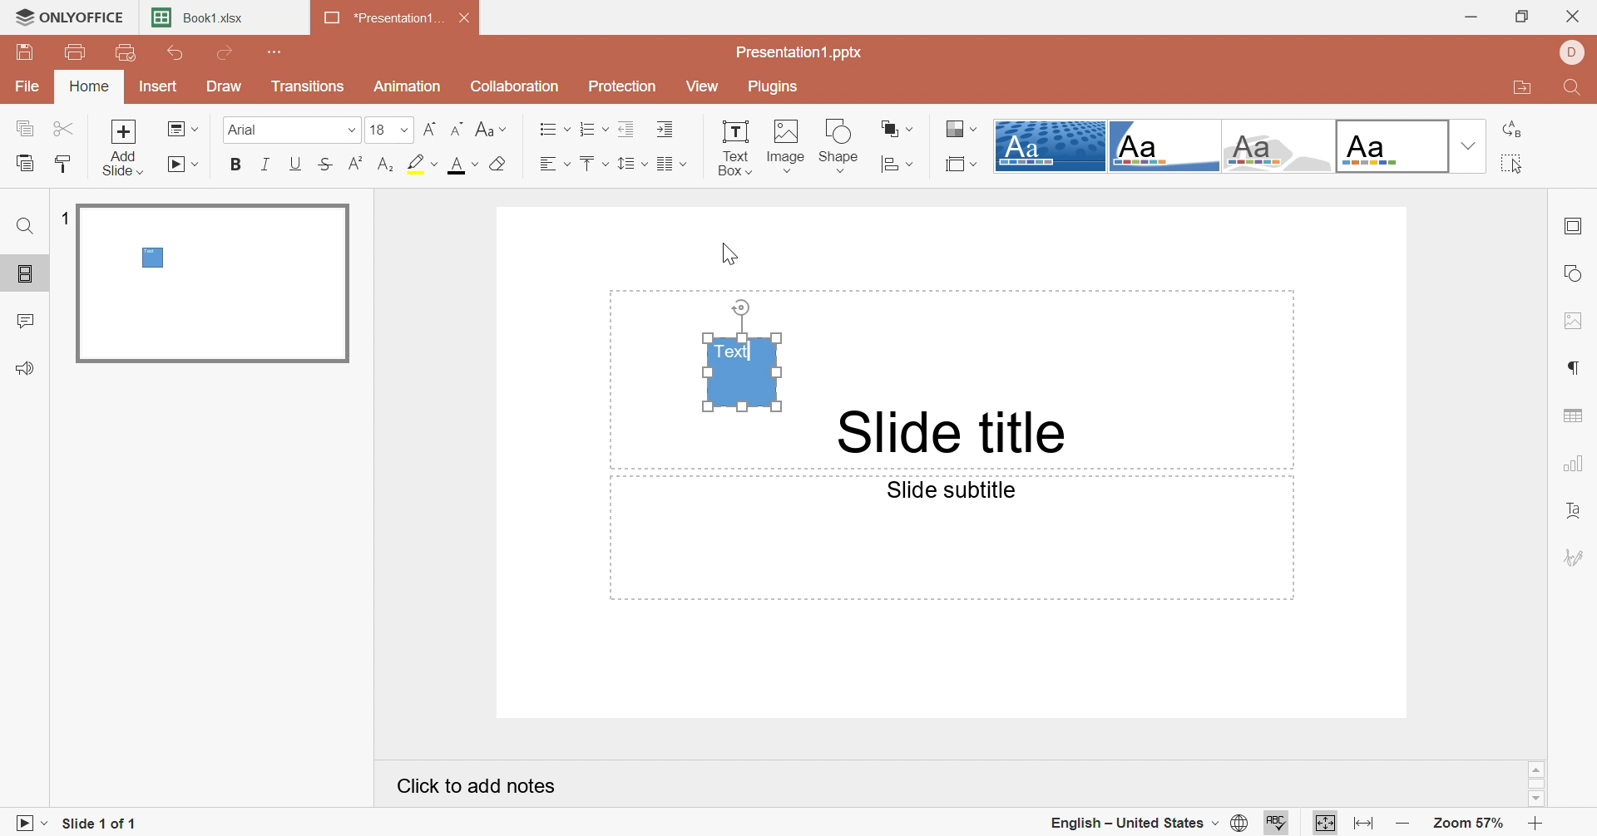 Image resolution: width=1597 pixels, height=836 pixels. I want to click on Signature settings, so click(1577, 558).